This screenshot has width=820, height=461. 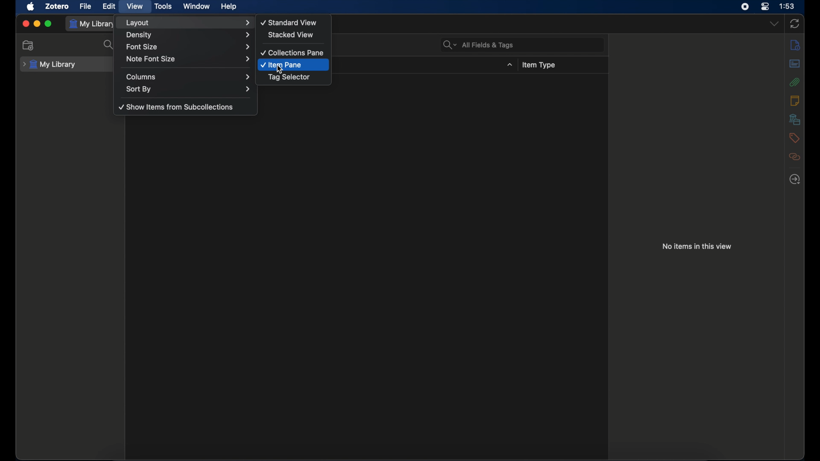 What do you see at coordinates (85, 6) in the screenshot?
I see `file` at bounding box center [85, 6].